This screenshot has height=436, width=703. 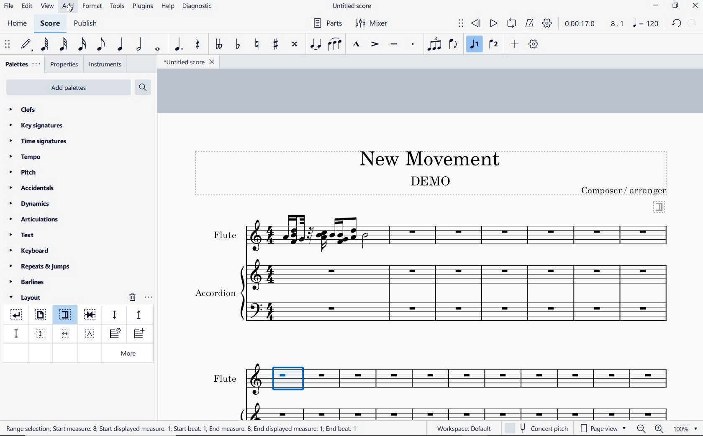 What do you see at coordinates (69, 6) in the screenshot?
I see `add ` at bounding box center [69, 6].